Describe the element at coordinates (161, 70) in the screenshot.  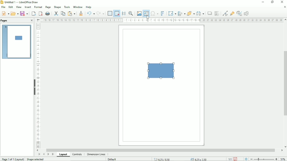
I see `Rectangle` at that location.